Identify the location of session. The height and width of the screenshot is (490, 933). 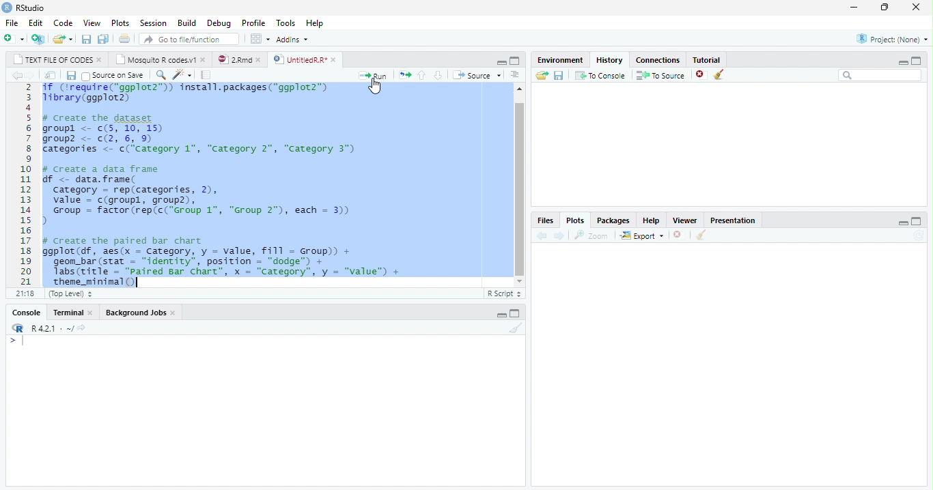
(152, 23).